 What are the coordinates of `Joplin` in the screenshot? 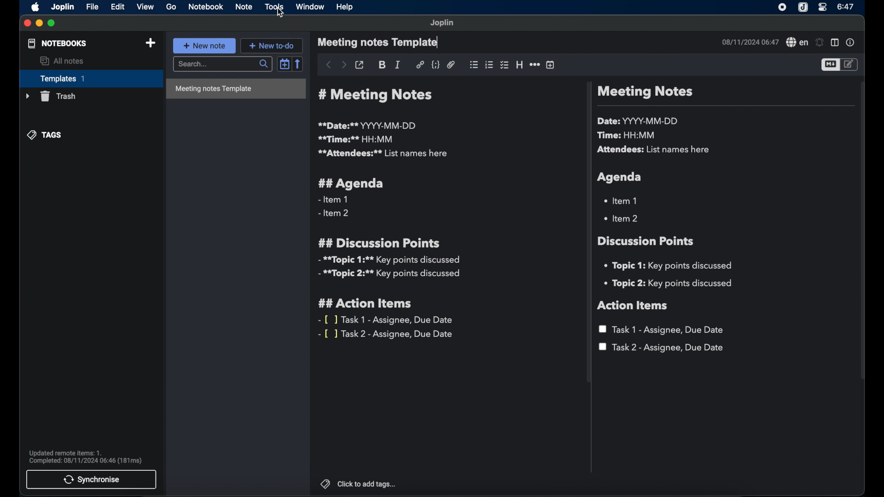 It's located at (803, 7).